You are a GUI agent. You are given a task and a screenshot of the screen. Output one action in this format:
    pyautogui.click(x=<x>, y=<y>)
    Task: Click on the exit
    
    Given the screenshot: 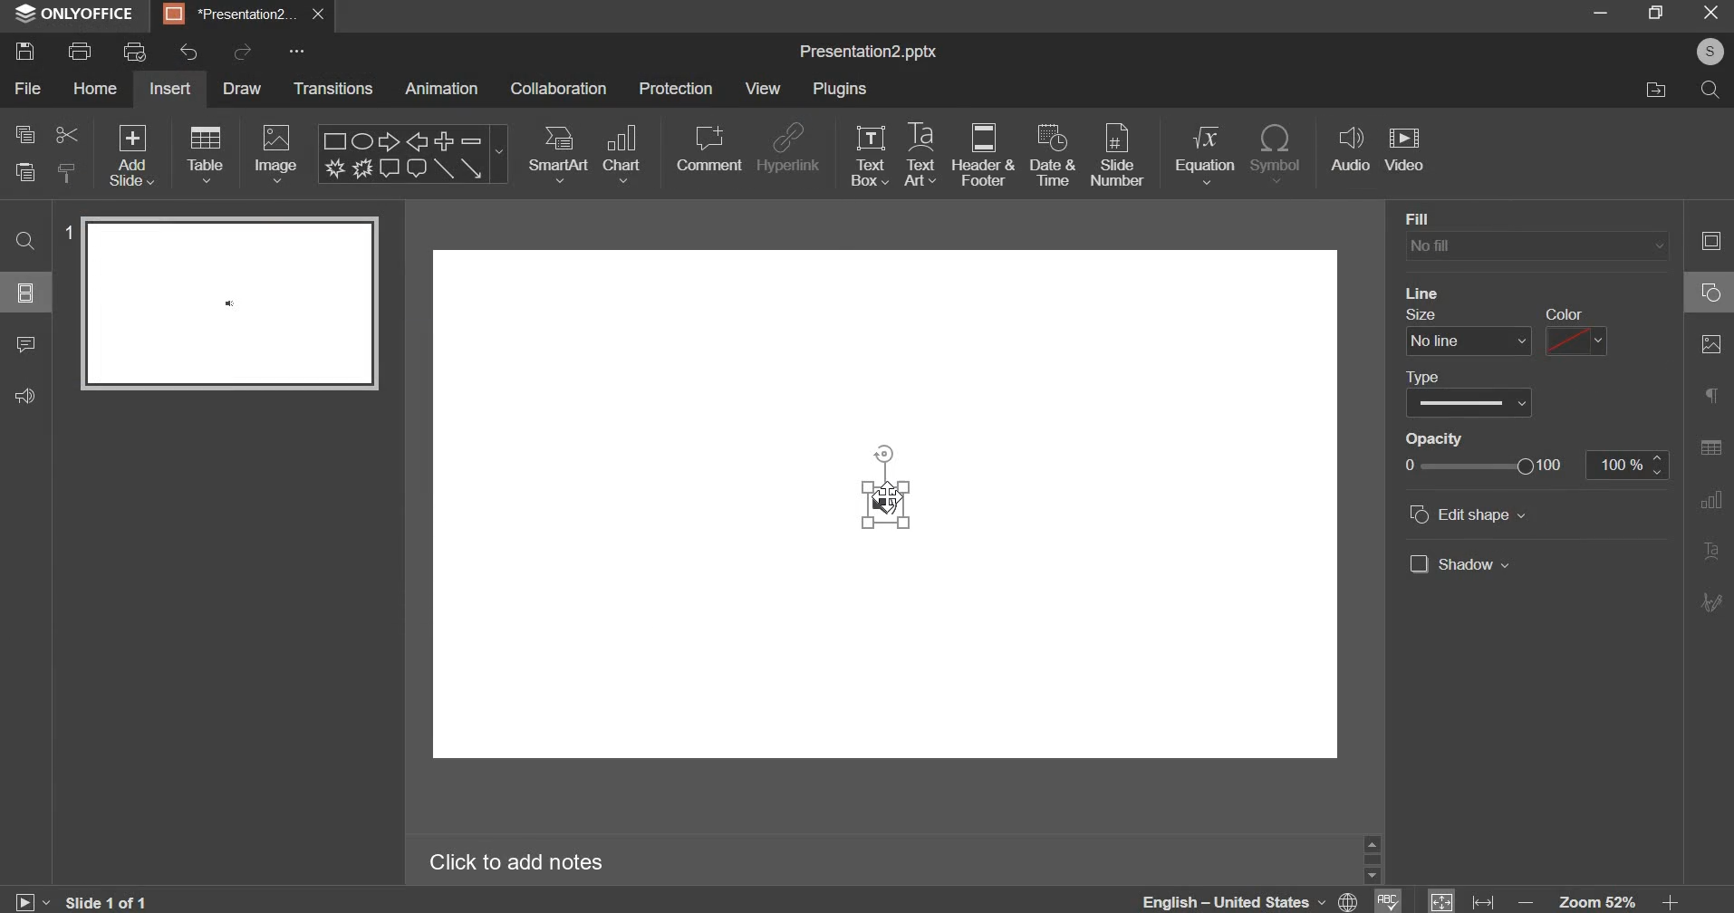 What is the action you would take?
    pyautogui.click(x=1711, y=13)
    